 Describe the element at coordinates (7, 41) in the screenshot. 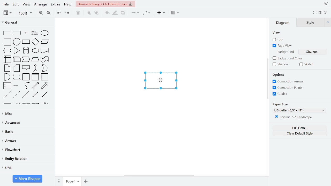

I see `general shapes` at that location.